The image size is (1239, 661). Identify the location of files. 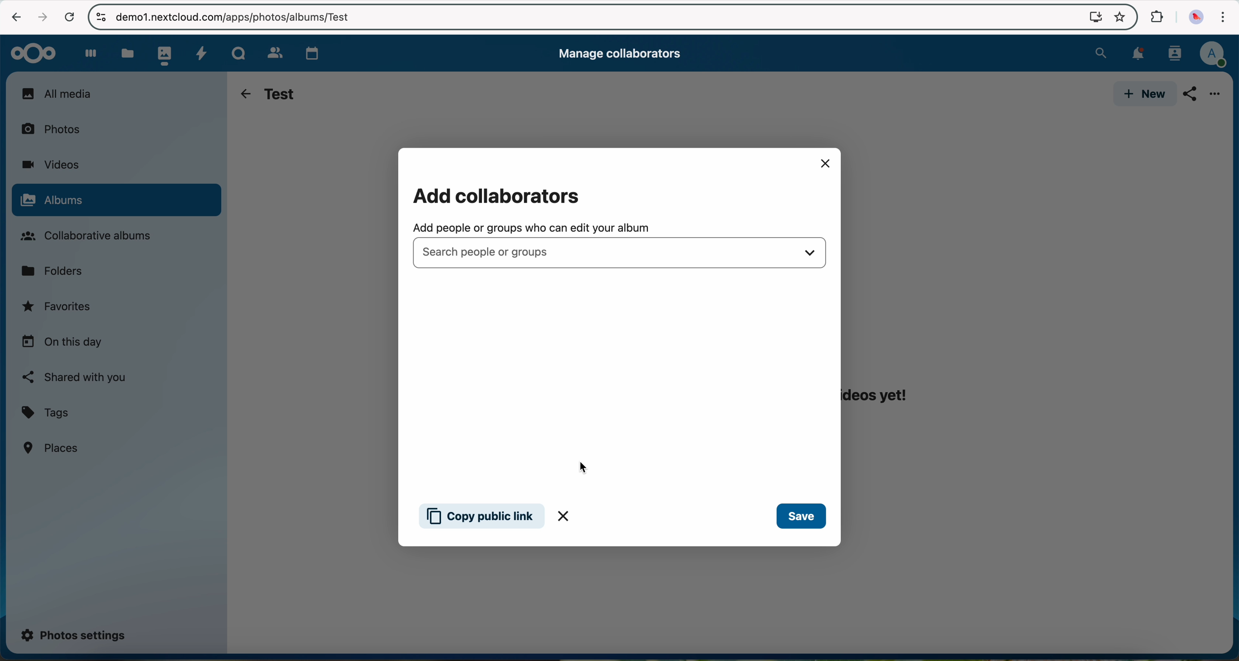
(126, 53).